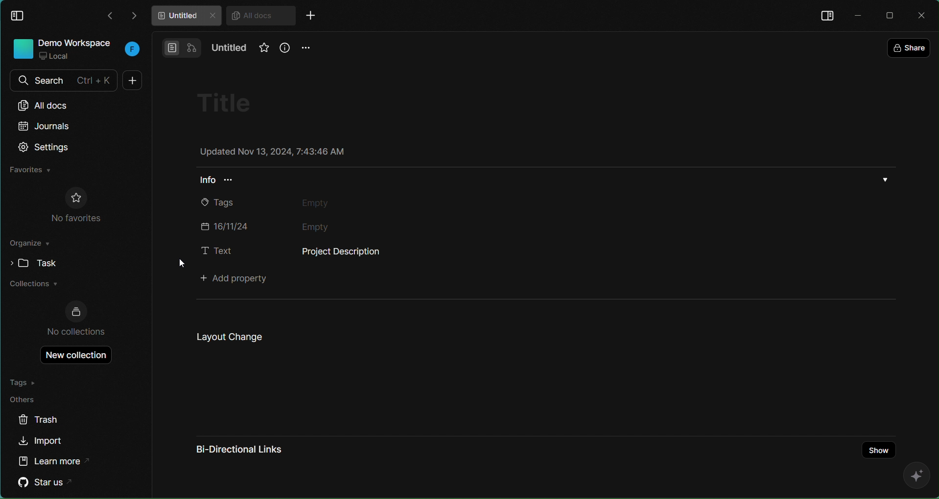 The width and height of the screenshot is (939, 499). Describe the element at coordinates (27, 400) in the screenshot. I see `Others` at that location.